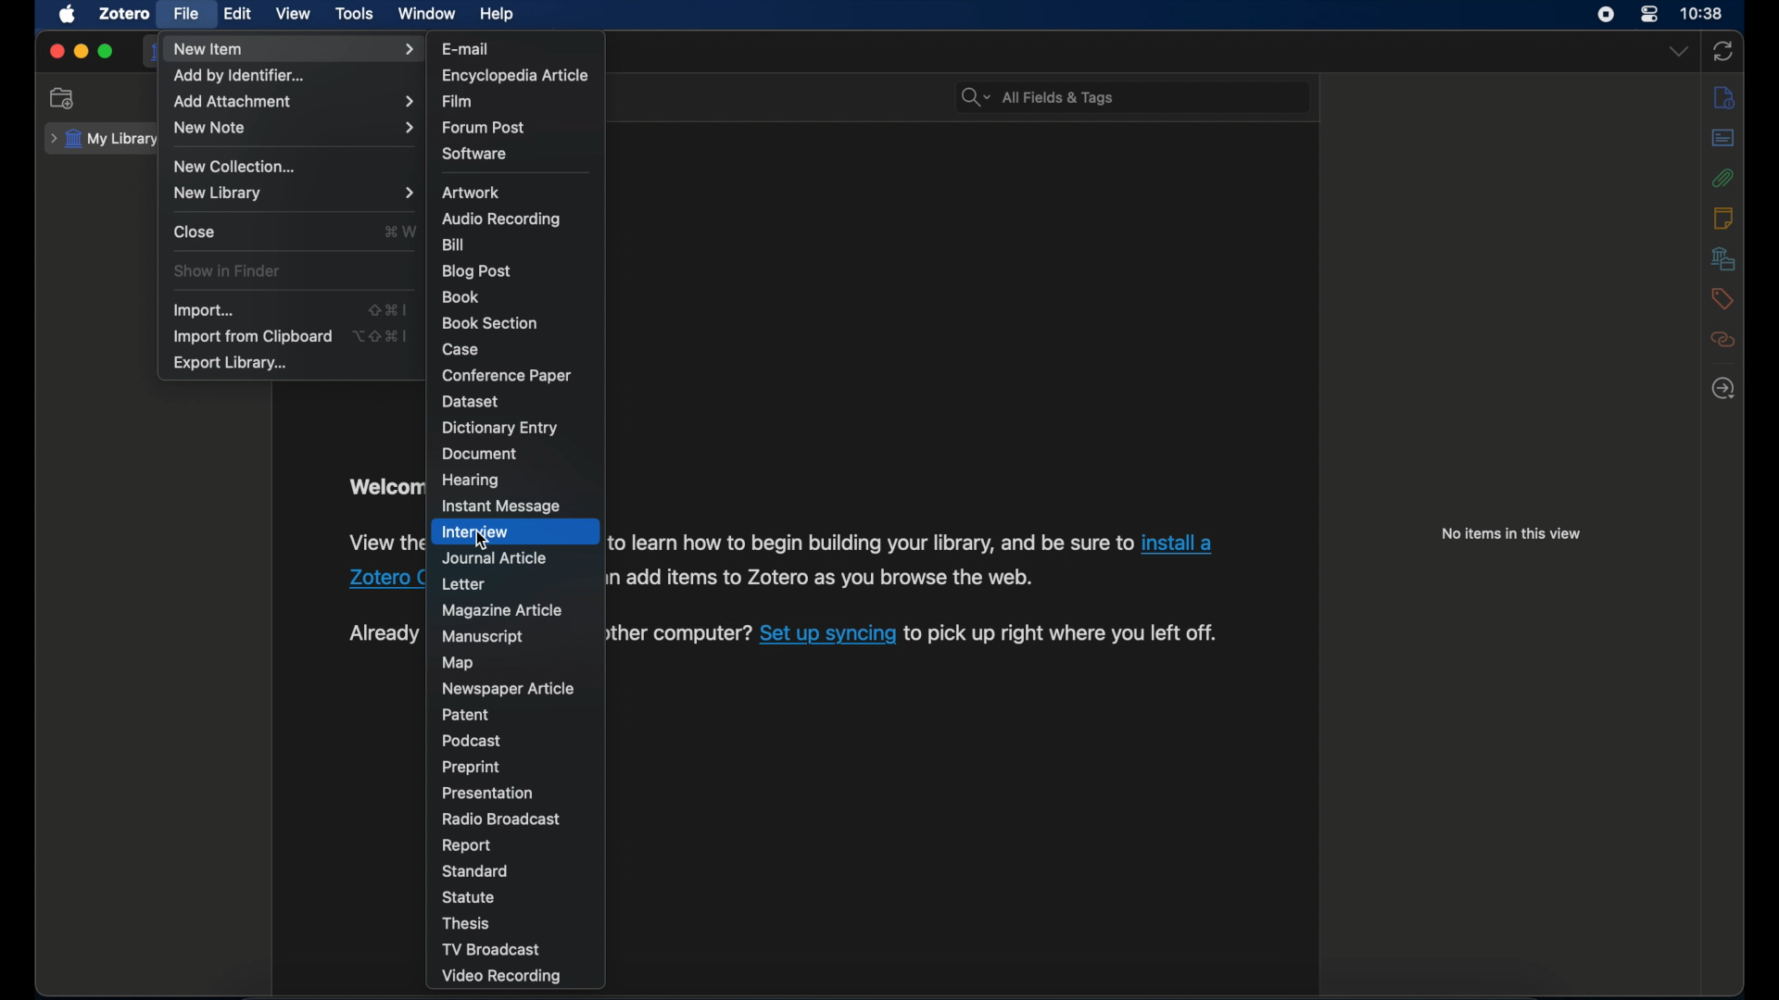  Describe the element at coordinates (229, 269) in the screenshot. I see `show in finder` at that location.